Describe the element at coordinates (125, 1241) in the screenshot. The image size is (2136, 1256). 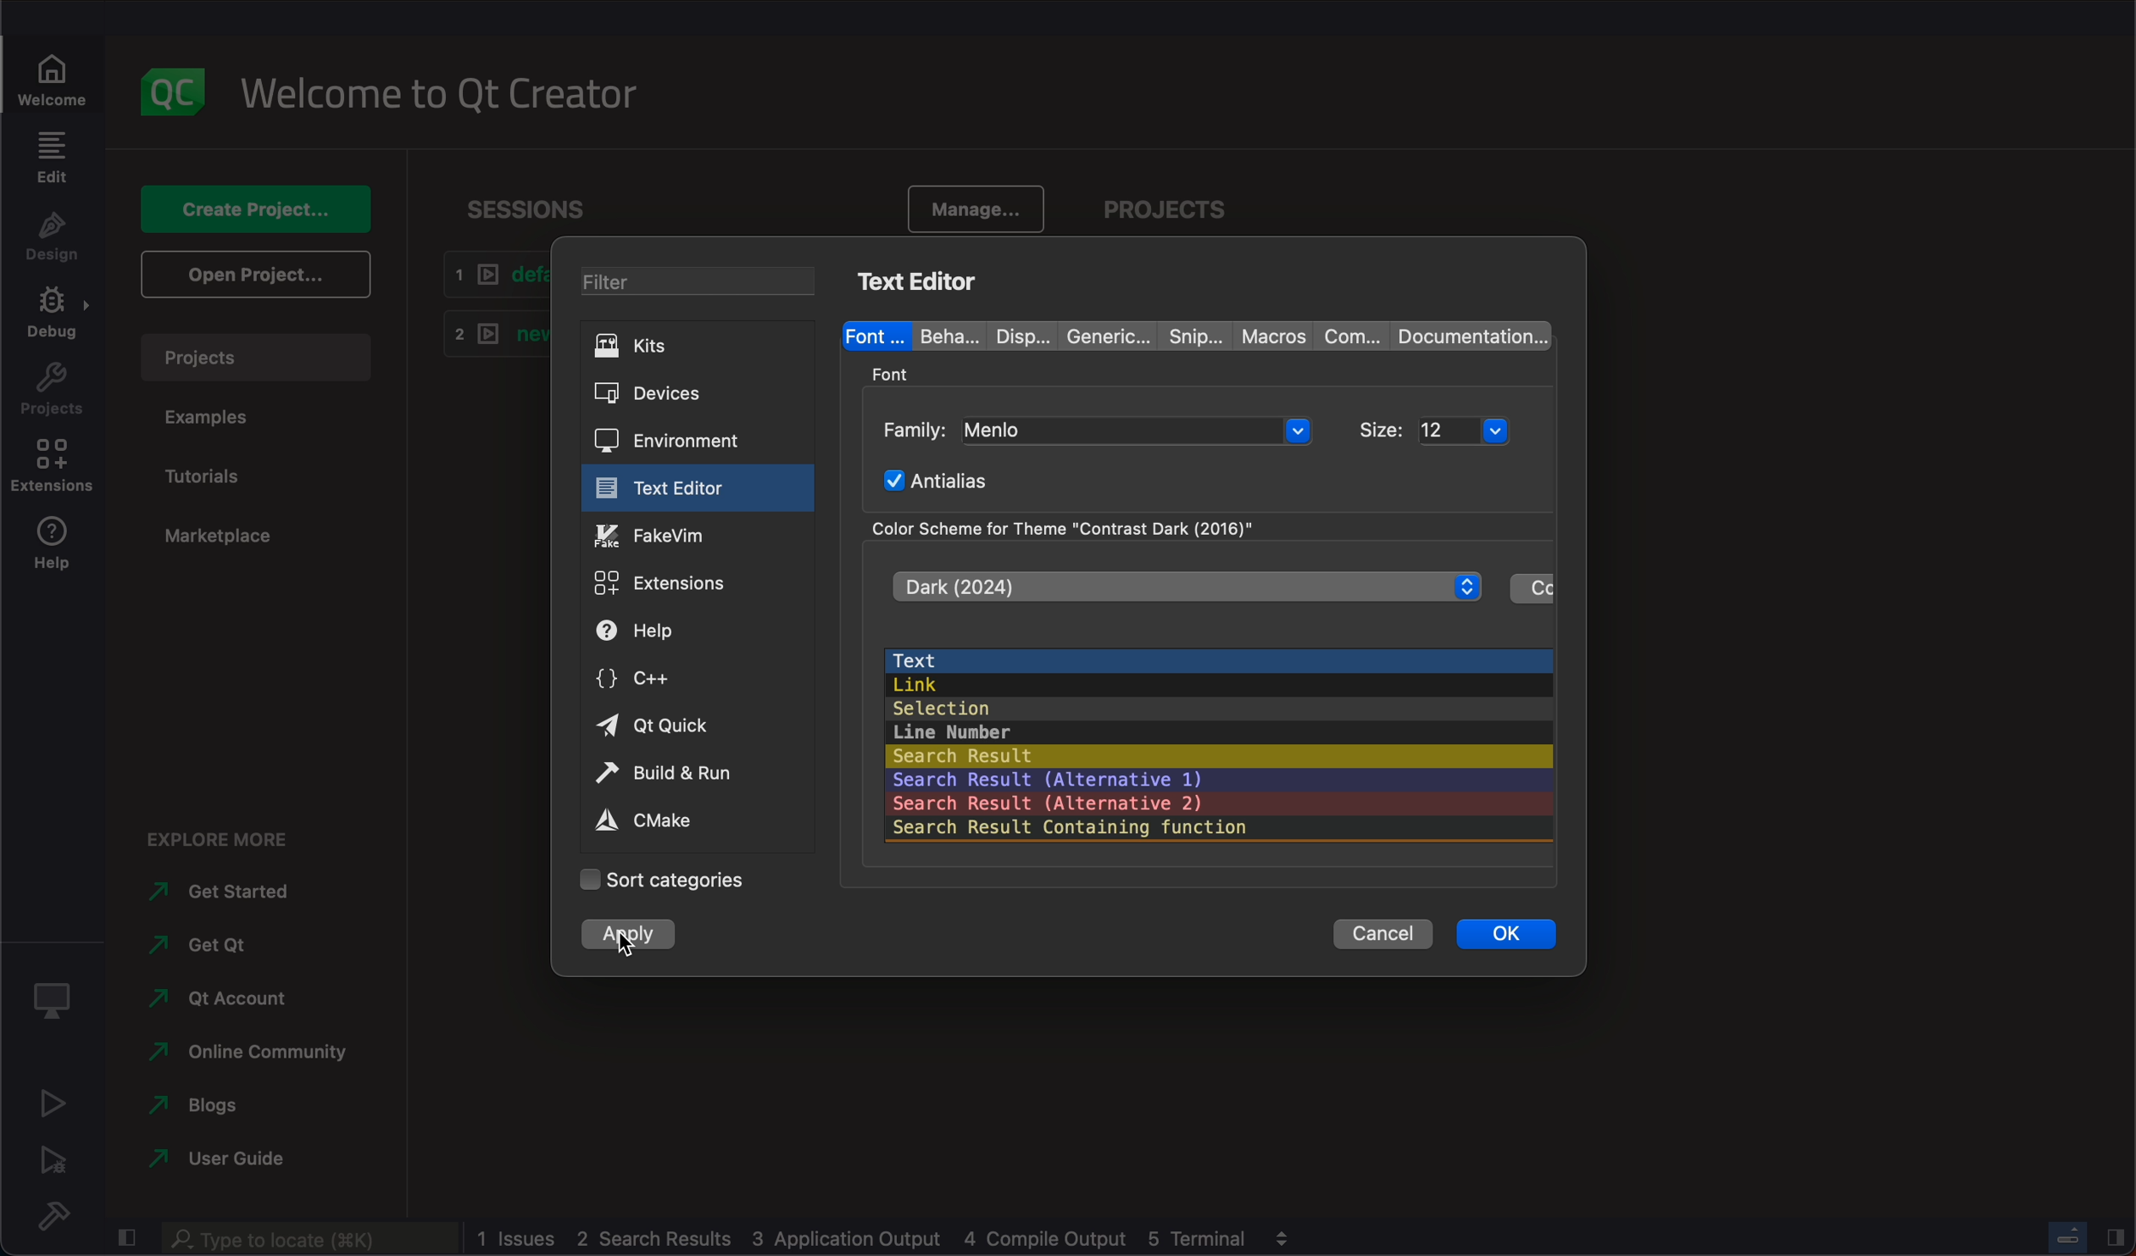
I see `close slidebar` at that location.